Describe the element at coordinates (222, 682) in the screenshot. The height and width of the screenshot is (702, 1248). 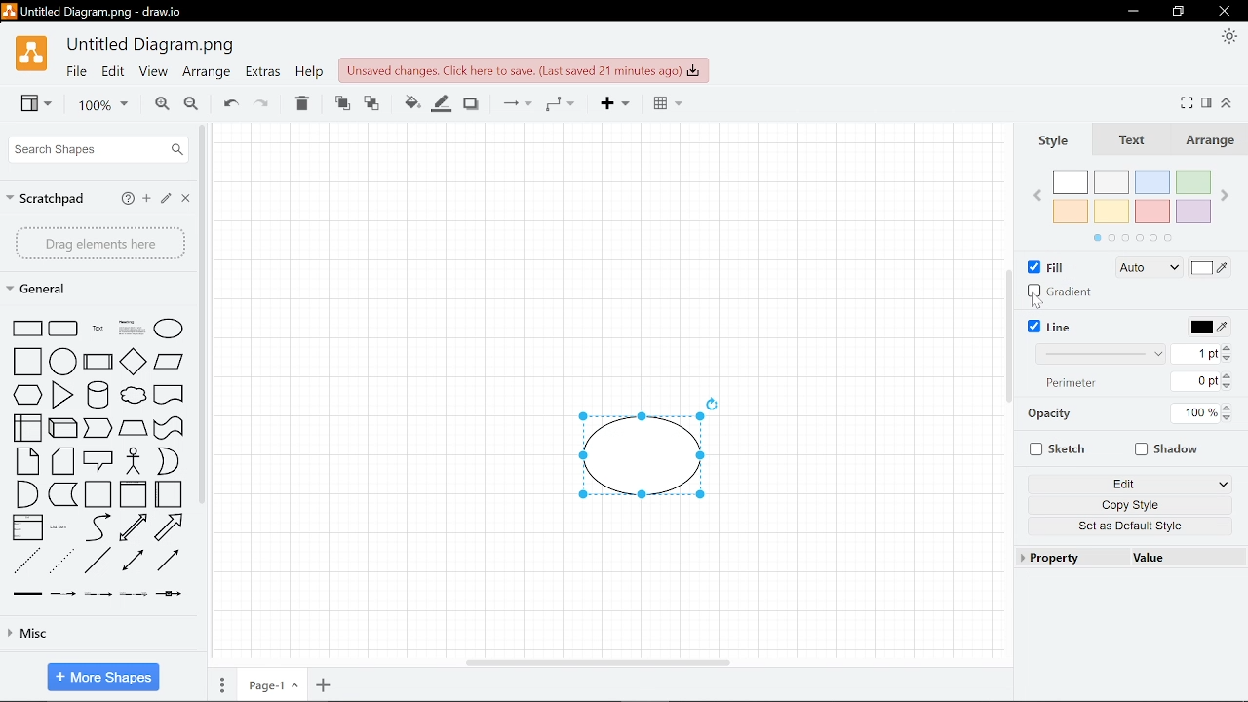
I see `Pages` at that location.